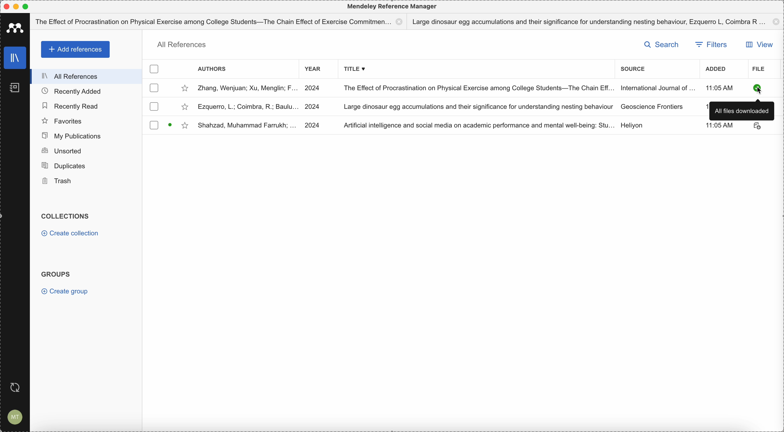 The height and width of the screenshot is (432, 784). Describe the element at coordinates (181, 45) in the screenshot. I see `all references` at that location.